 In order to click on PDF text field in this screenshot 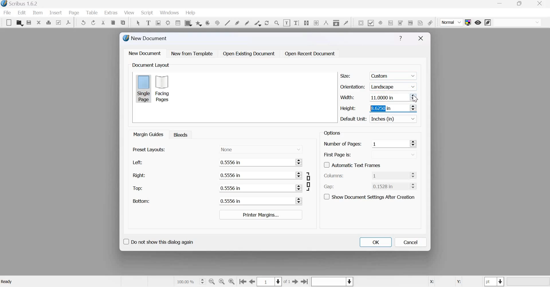, I will do `click(391, 22)`.